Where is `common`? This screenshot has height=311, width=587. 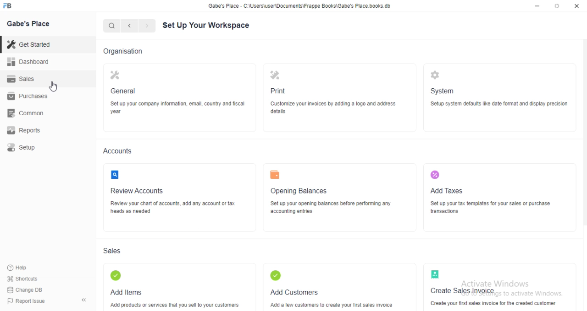
common is located at coordinates (26, 113).